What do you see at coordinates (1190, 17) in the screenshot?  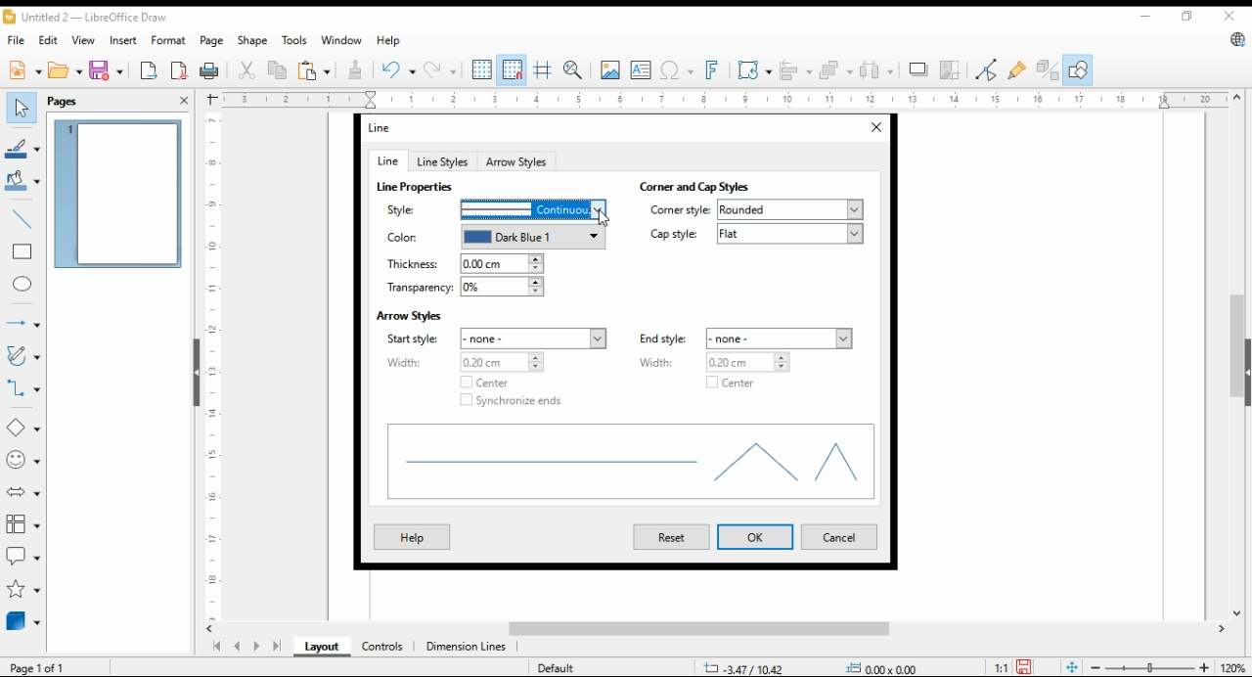 I see `restore` at bounding box center [1190, 17].